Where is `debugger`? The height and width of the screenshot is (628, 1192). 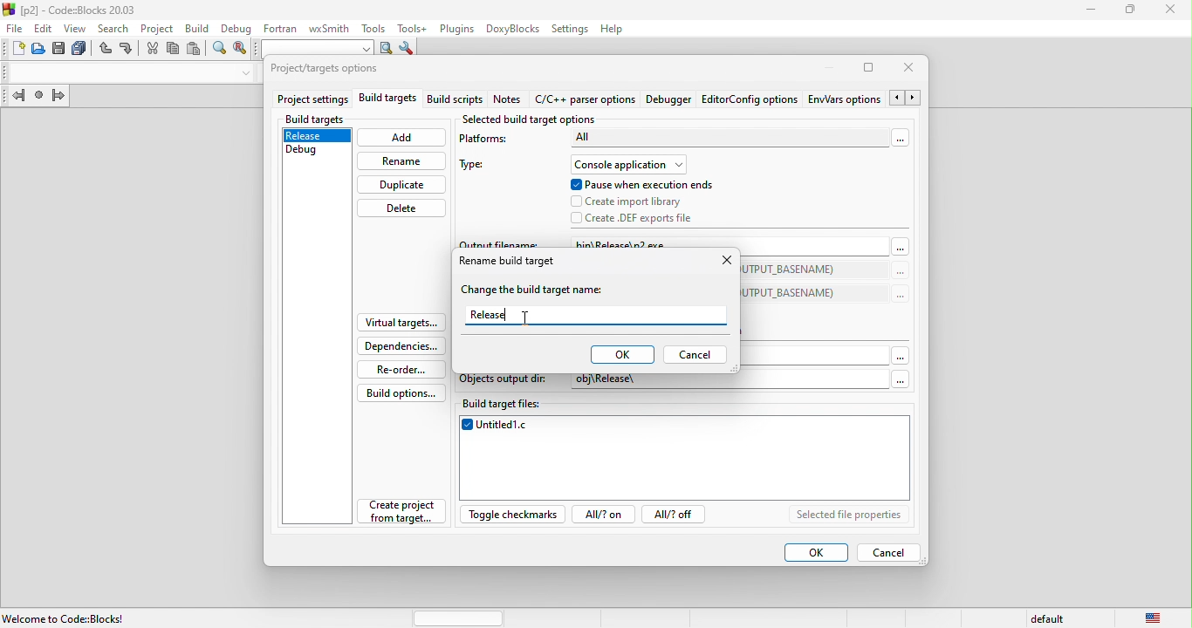 debugger is located at coordinates (671, 100).